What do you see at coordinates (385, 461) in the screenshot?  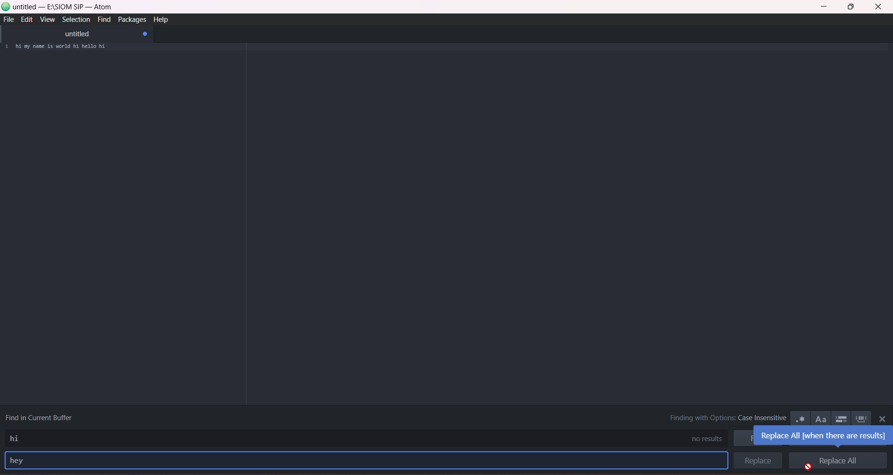 I see `replace type area` at bounding box center [385, 461].